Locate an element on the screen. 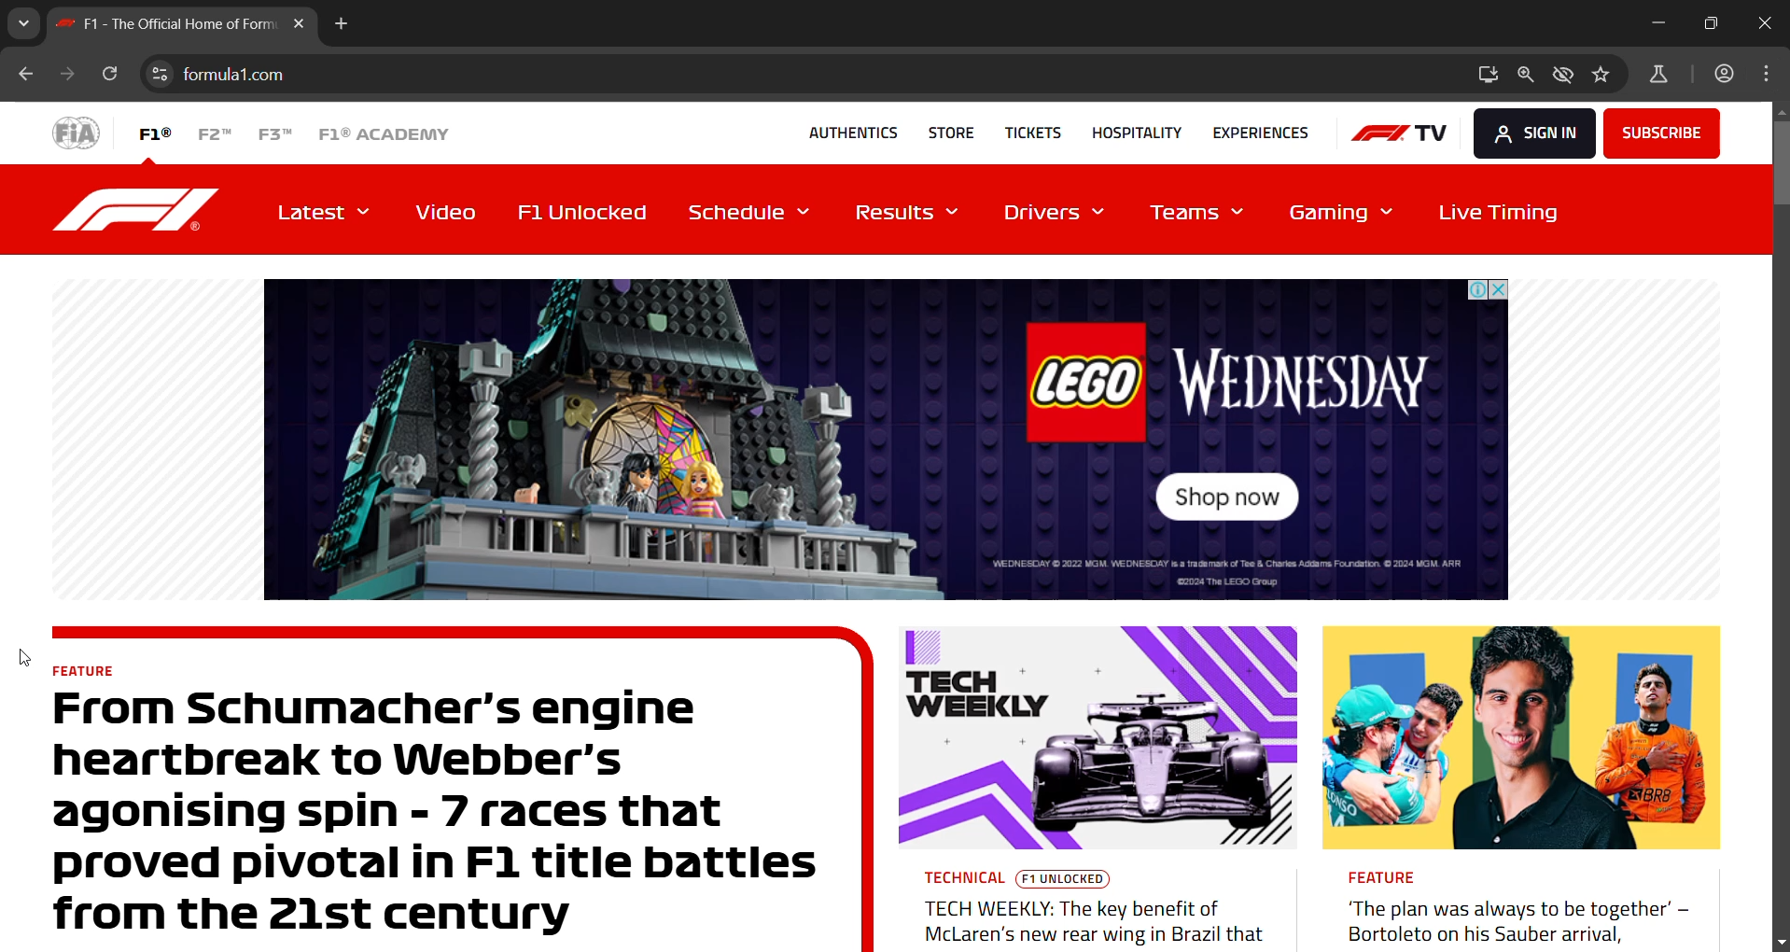 This screenshot has height=952, width=1790. subscribe is located at coordinates (1660, 132).